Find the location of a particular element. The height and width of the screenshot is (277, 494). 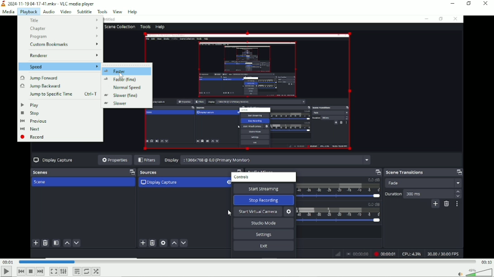

renderer is located at coordinates (61, 55).